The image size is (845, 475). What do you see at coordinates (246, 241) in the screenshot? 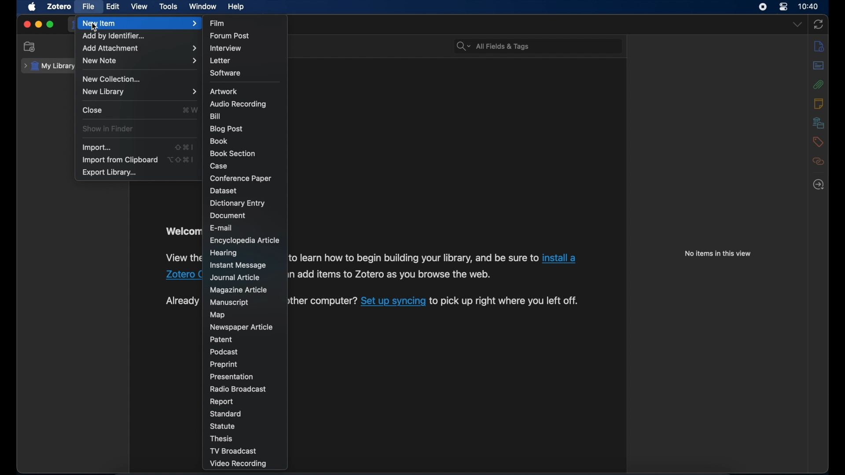
I see `encyclopedia article` at bounding box center [246, 241].